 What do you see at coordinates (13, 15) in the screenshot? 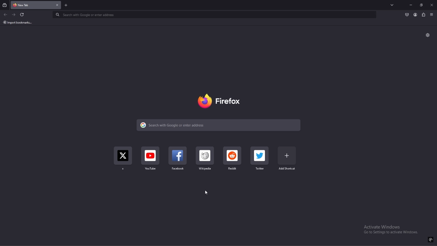
I see `forward` at bounding box center [13, 15].